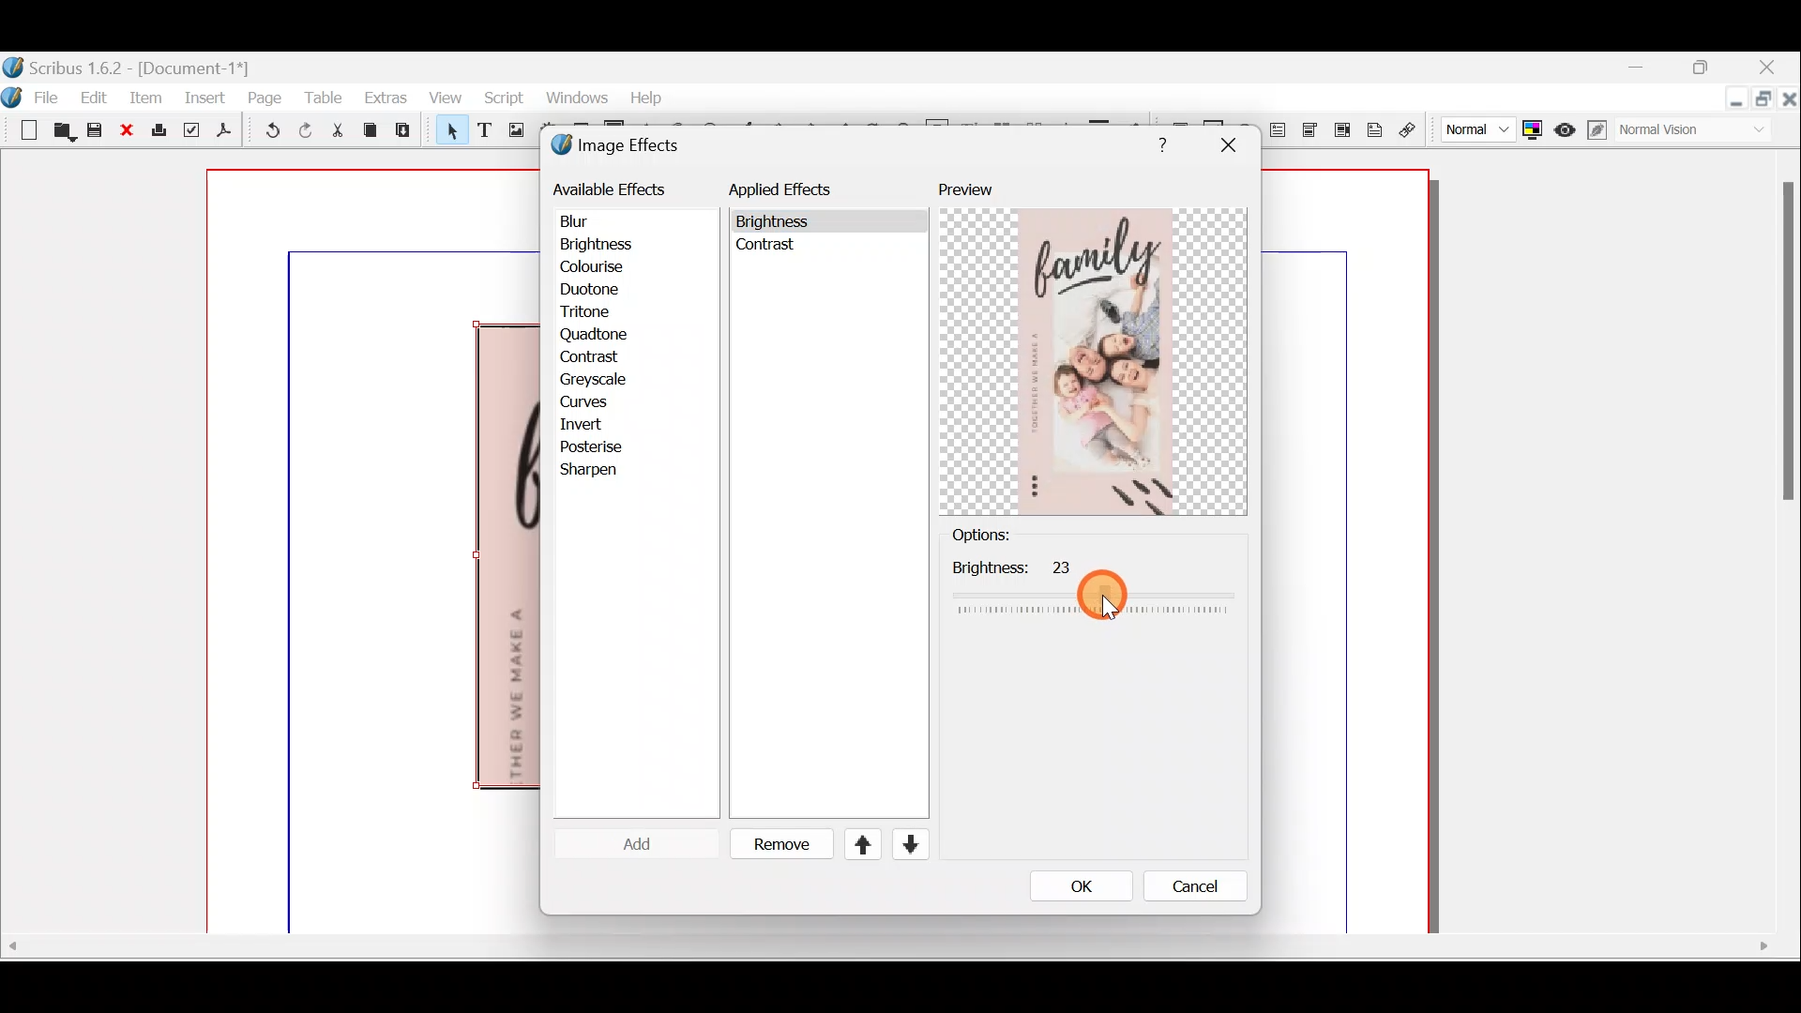 The width and height of the screenshot is (1801, 1013). I want to click on Toggle colour management system, so click(1531, 126).